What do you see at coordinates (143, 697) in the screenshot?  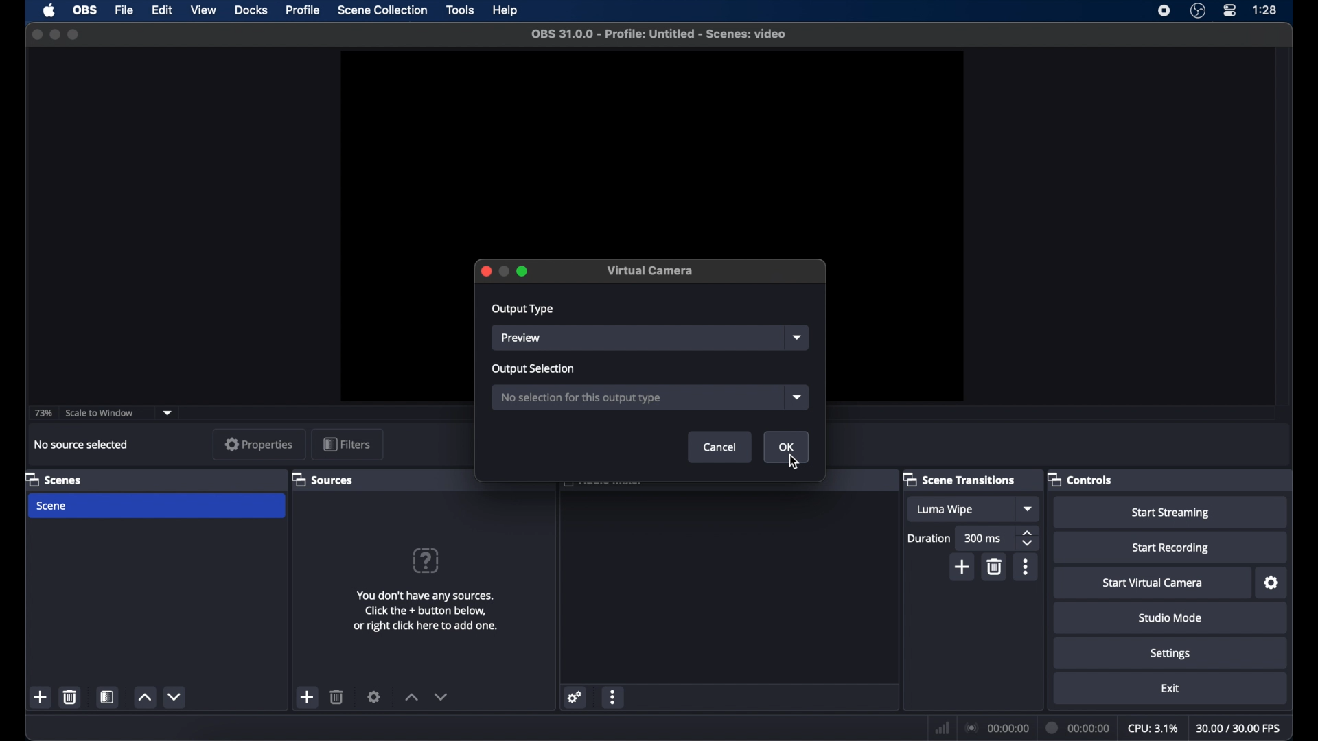 I see `increment` at bounding box center [143, 697].